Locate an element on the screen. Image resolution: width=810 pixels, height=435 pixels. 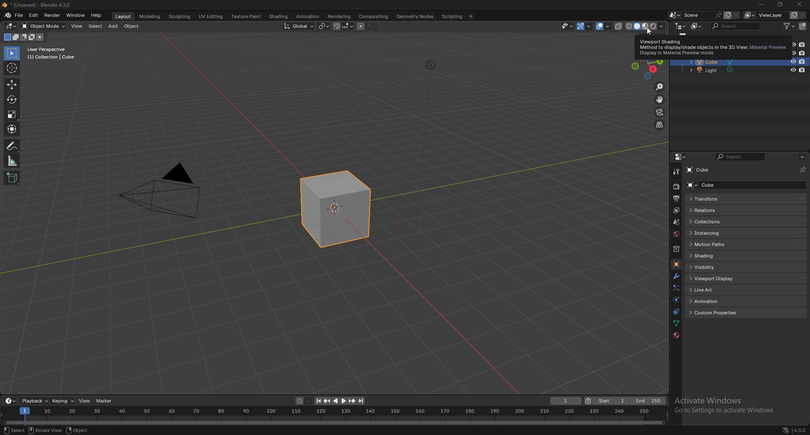
object mode is located at coordinates (43, 26).